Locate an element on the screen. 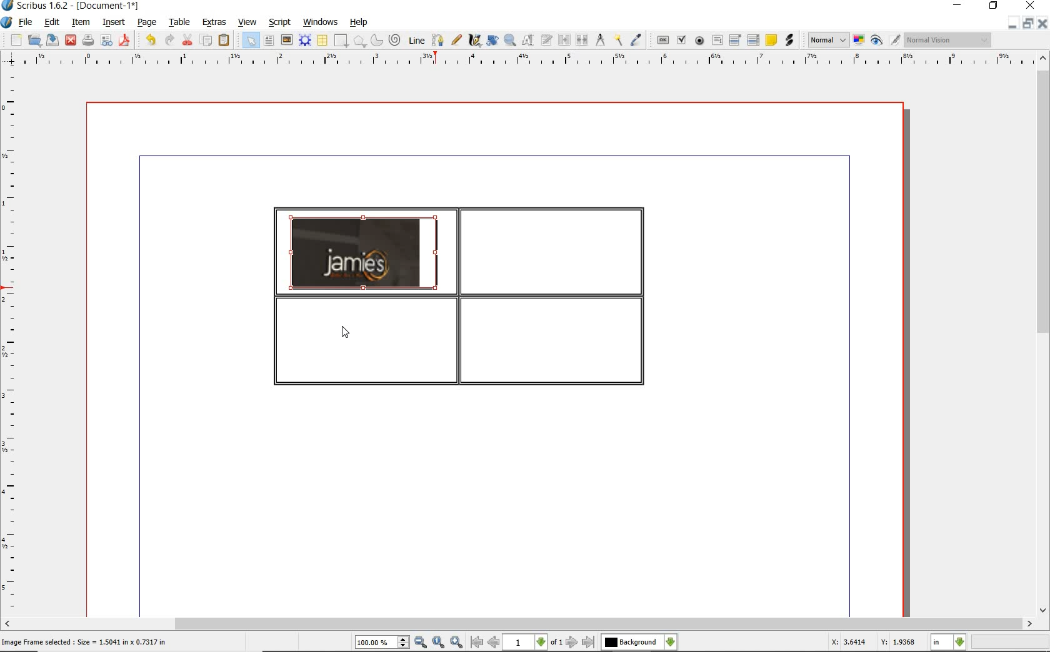 Image resolution: width=1050 pixels, height=652 pixels. print is located at coordinates (87, 40).